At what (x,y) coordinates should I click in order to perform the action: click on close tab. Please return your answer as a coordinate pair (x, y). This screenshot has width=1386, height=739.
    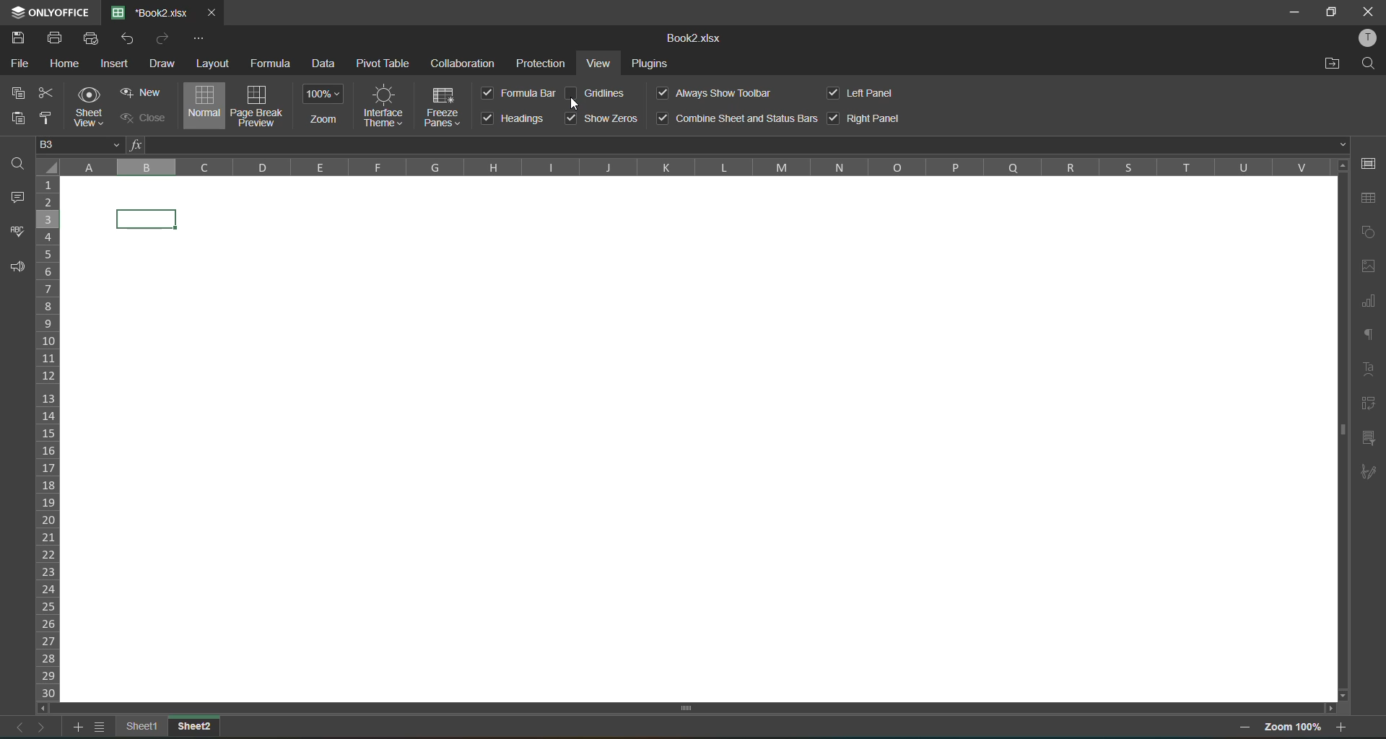
    Looking at the image, I should click on (209, 12).